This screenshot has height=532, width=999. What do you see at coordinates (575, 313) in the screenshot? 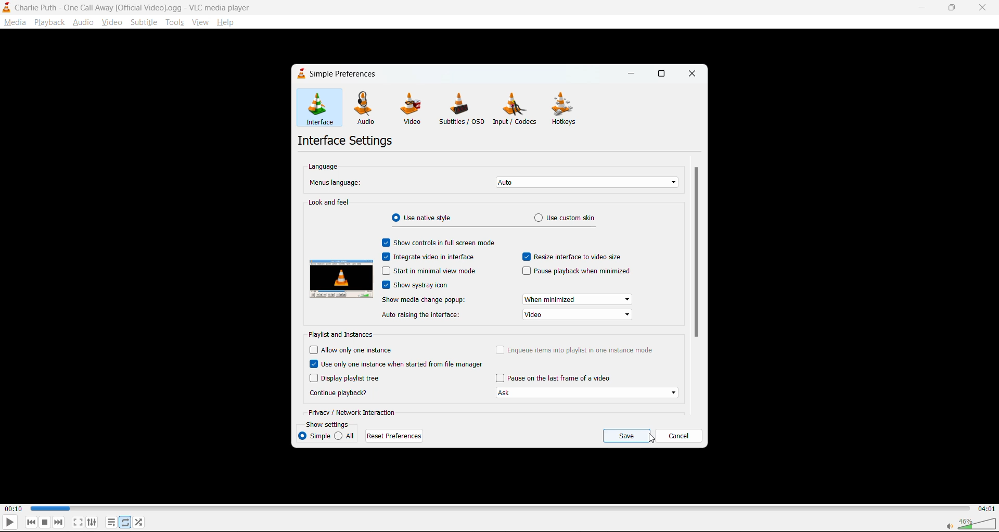
I see `video` at bounding box center [575, 313].